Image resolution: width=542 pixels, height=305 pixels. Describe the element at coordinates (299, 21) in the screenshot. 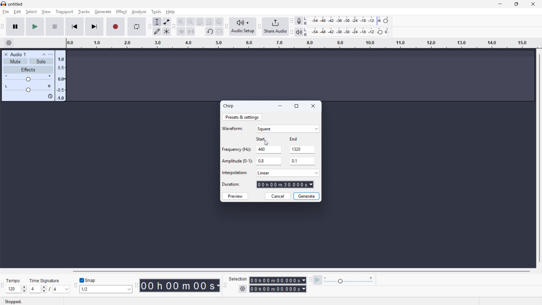

I see `Recording metre ` at that location.